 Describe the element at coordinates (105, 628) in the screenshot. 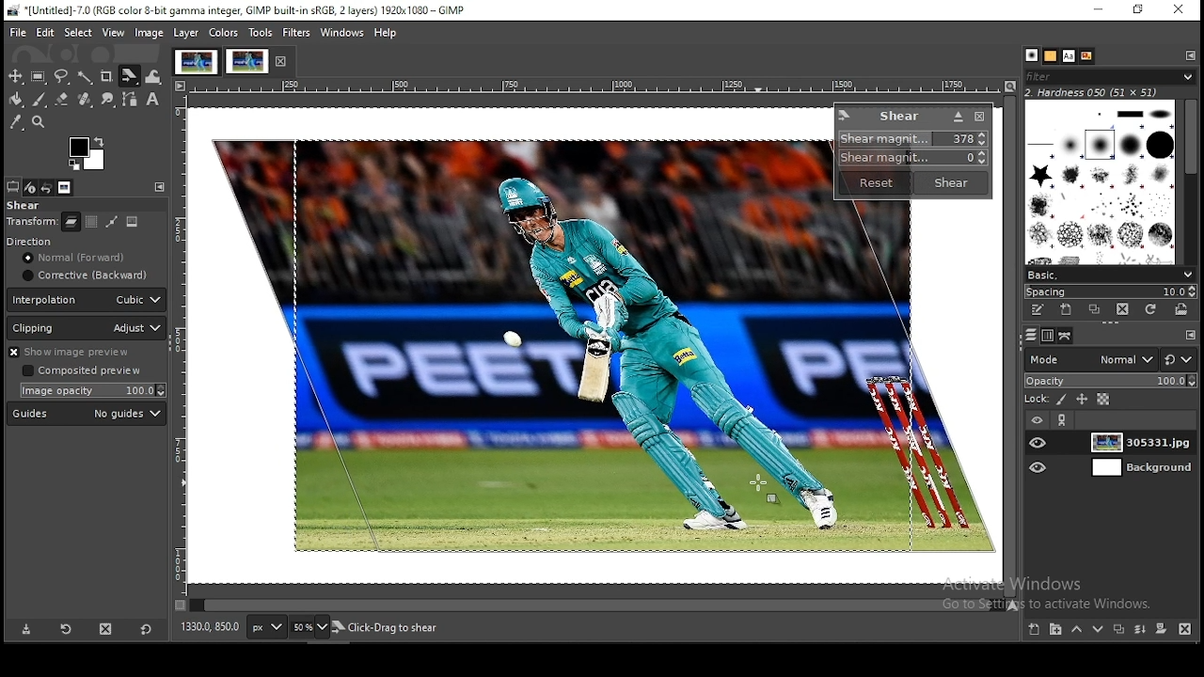

I see `delete this layer` at that location.